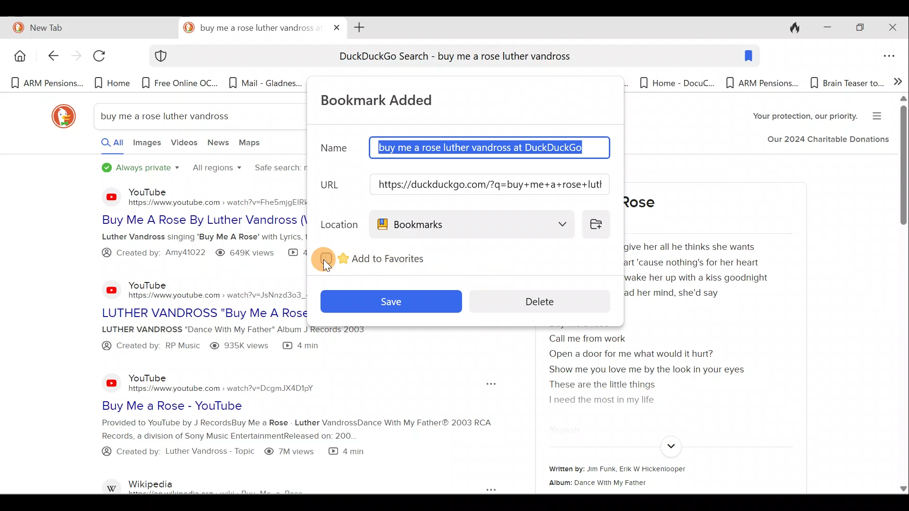 Image resolution: width=909 pixels, height=511 pixels. Describe the element at coordinates (655, 476) in the screenshot. I see `Written by: Jim Funk, Erik W Hickenlooper
Album: Dance With My Father` at that location.